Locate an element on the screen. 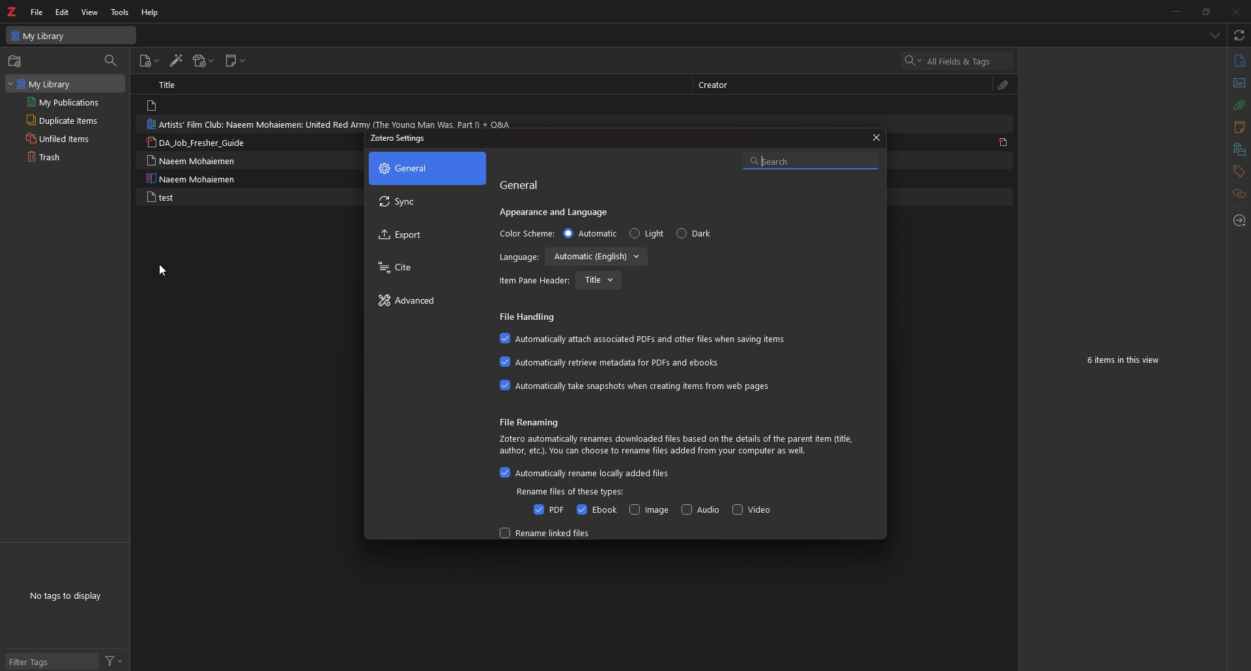  filter tags is located at coordinates (51, 661).